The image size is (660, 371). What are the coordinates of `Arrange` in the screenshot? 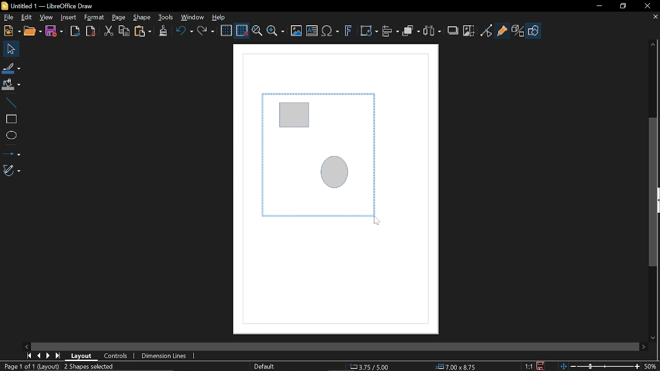 It's located at (412, 31).